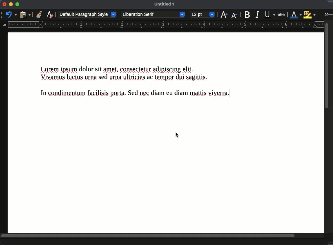 The height and width of the screenshot is (245, 333). What do you see at coordinates (281, 15) in the screenshot?
I see `strikethrough` at bounding box center [281, 15].